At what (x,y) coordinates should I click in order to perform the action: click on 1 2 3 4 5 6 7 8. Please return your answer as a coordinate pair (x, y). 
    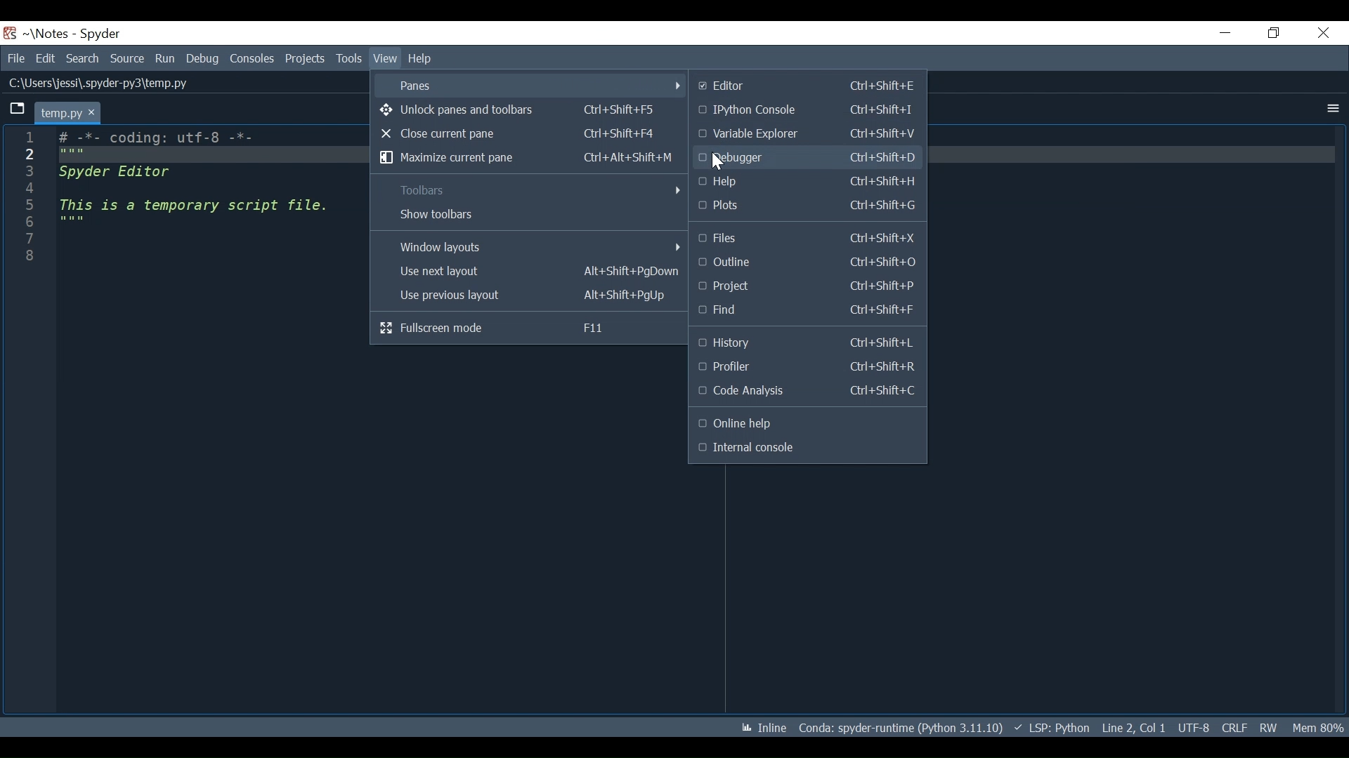
    Looking at the image, I should click on (32, 201).